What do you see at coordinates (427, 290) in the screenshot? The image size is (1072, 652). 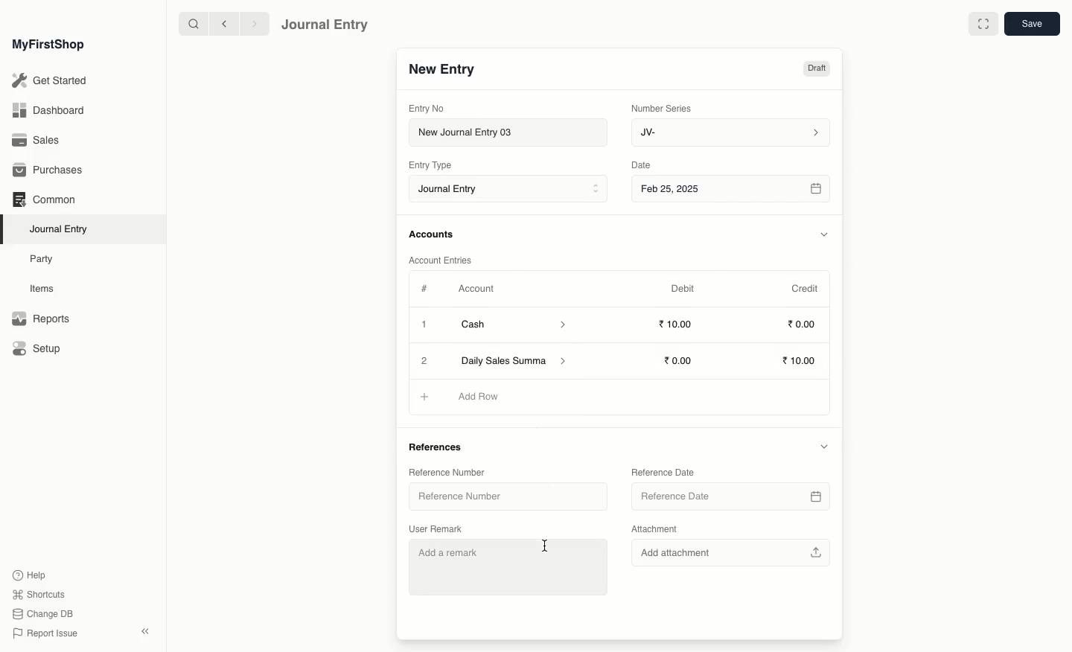 I see `Hashtag` at bounding box center [427, 290].